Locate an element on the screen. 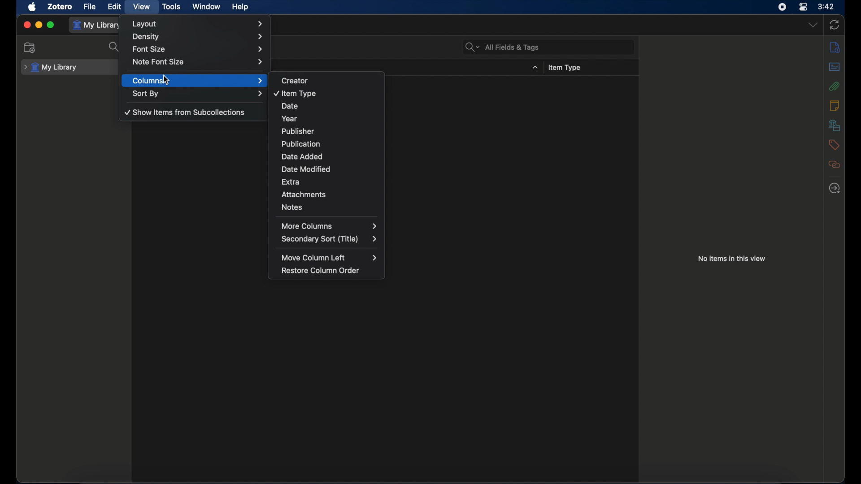  my library is located at coordinates (50, 67).